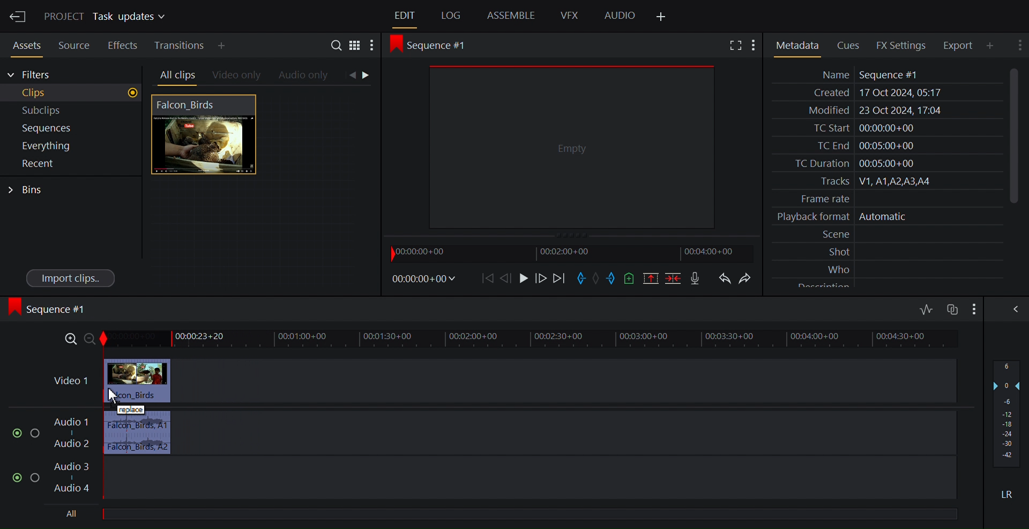  Describe the element at coordinates (24, 44) in the screenshot. I see `Assets Panel` at that location.